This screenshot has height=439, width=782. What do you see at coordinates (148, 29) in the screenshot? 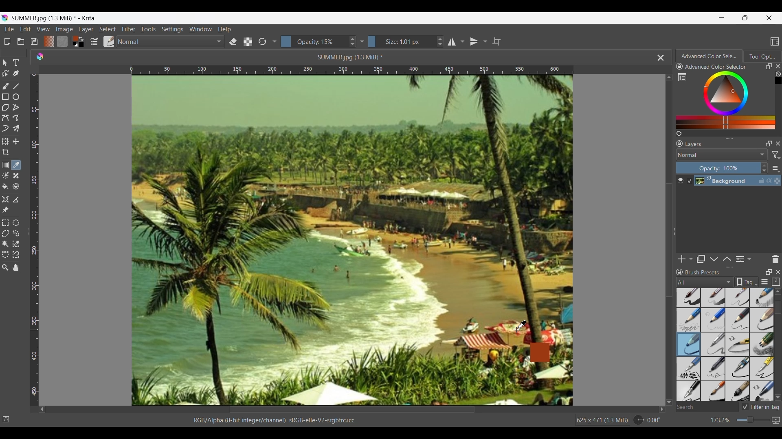
I see `Tools menu` at bounding box center [148, 29].